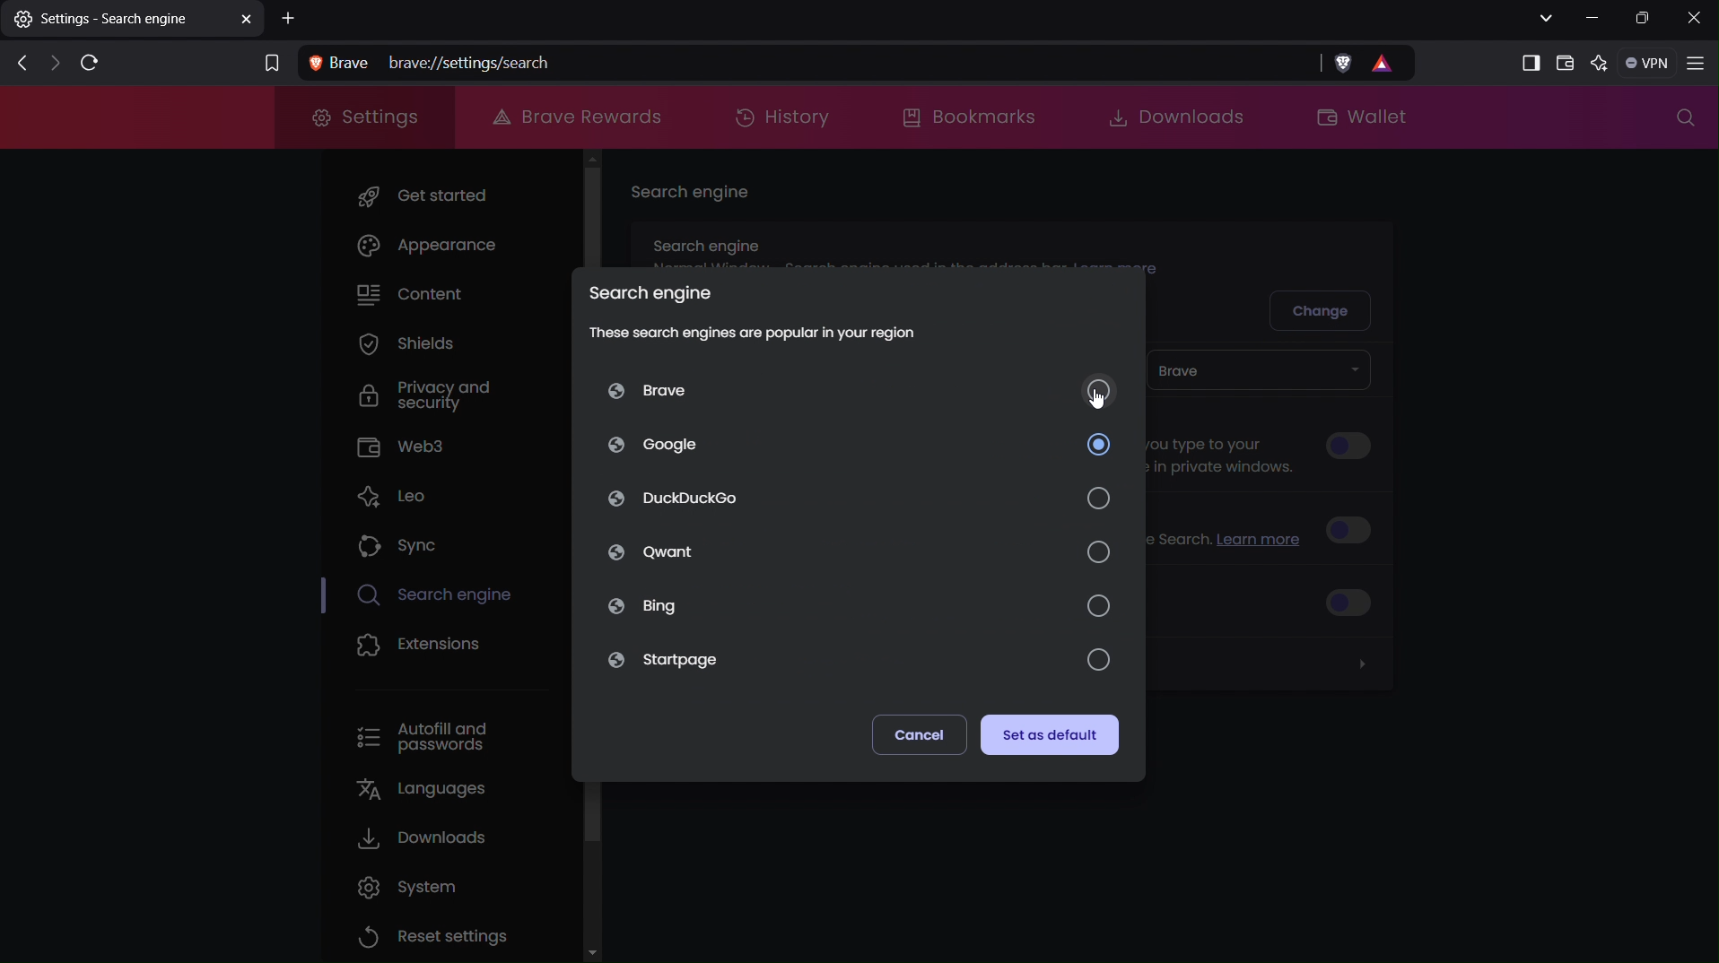 This screenshot has width=1719, height=963. I want to click on Web Discovery Project, so click(1234, 533).